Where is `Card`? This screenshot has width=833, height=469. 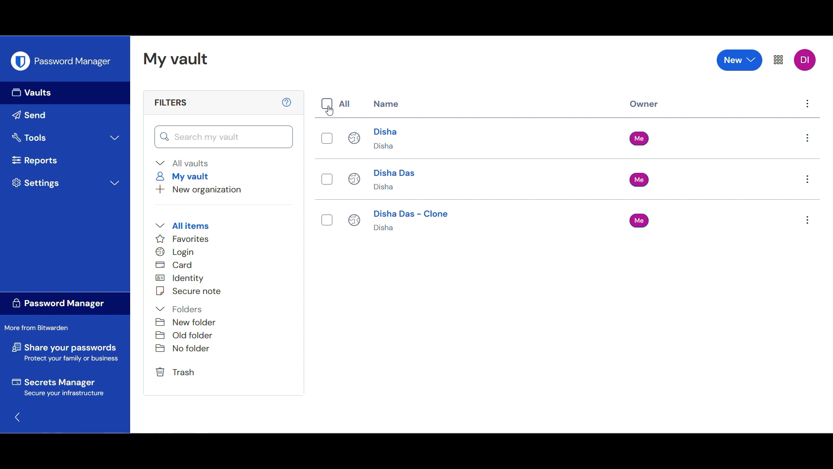 Card is located at coordinates (179, 265).